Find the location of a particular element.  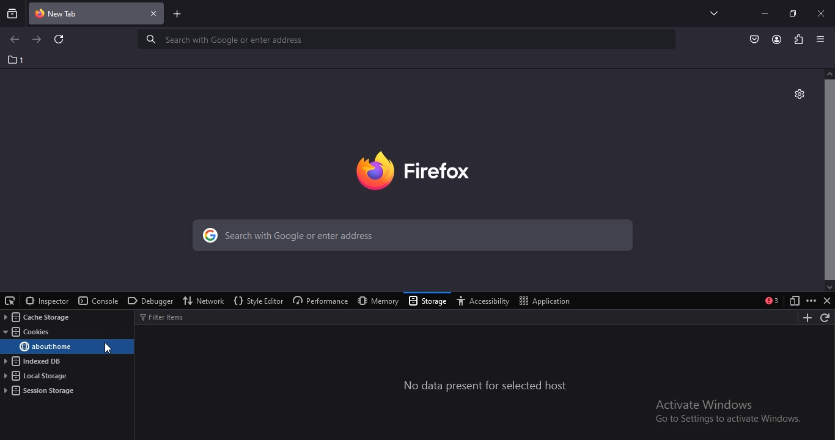

current tab is located at coordinates (97, 15).